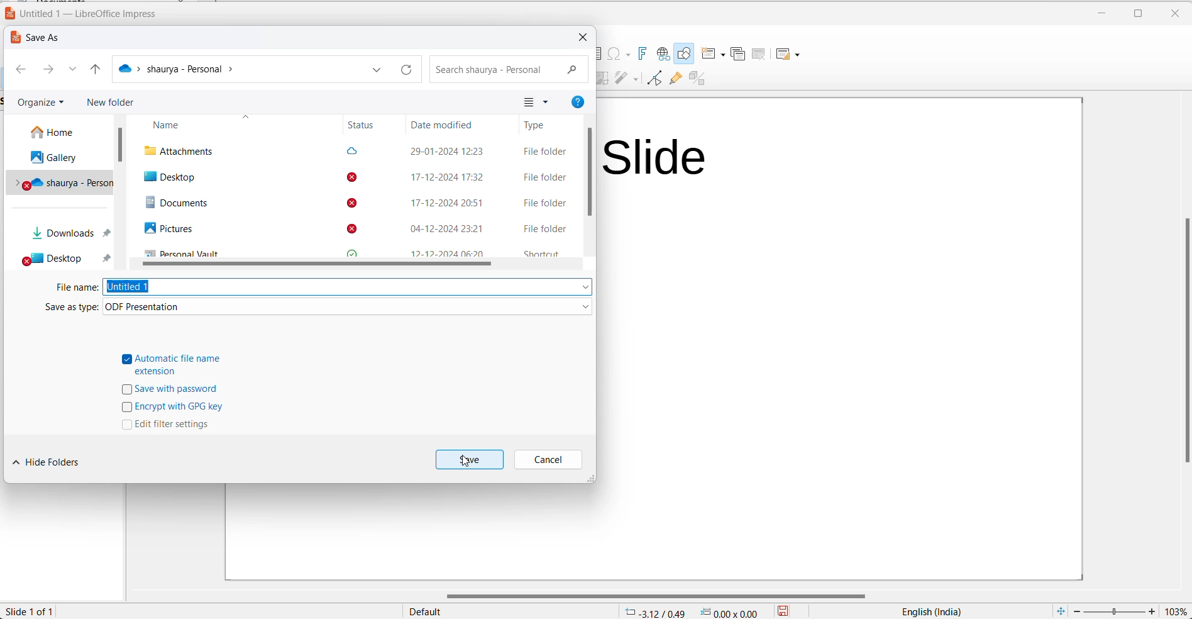 The width and height of the screenshot is (1192, 619). Describe the element at coordinates (466, 464) in the screenshot. I see `CURSOR` at that location.